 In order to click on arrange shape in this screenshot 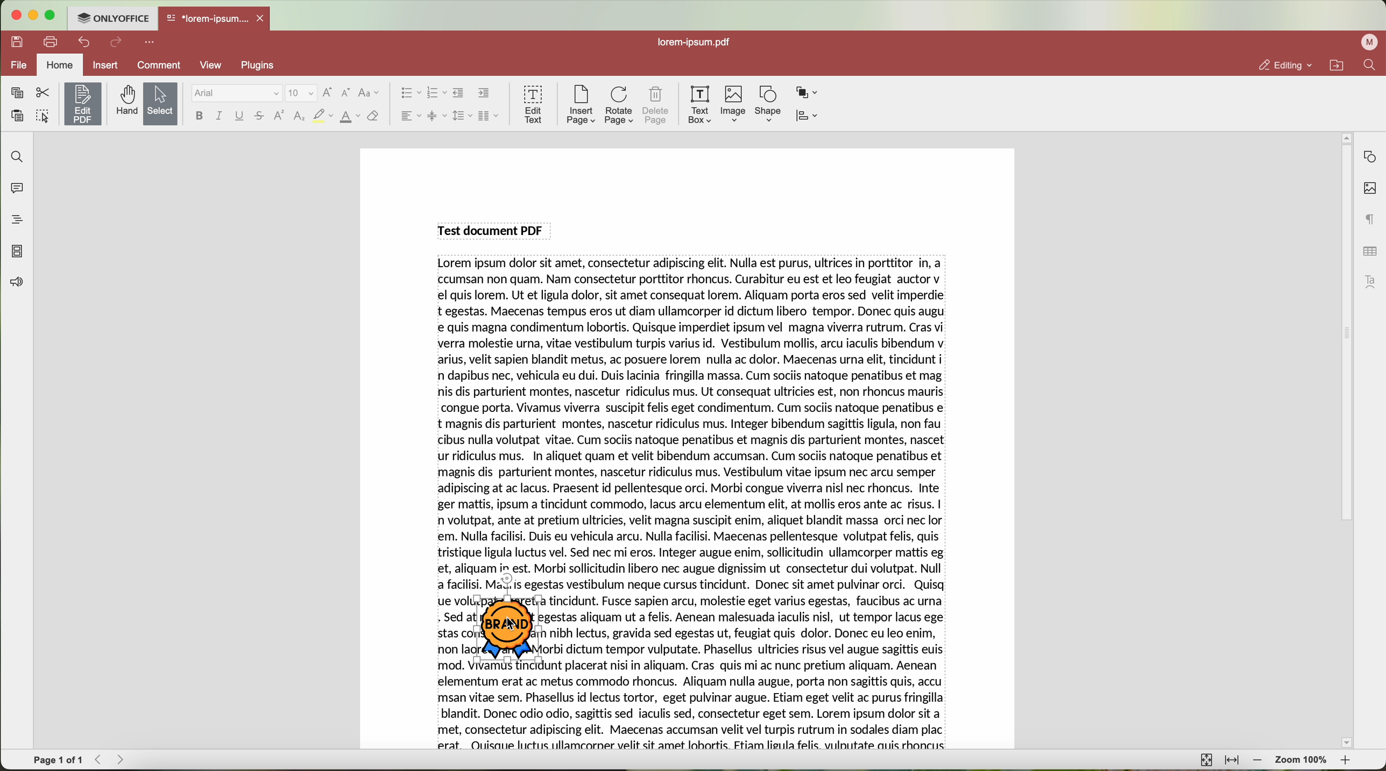, I will do `click(807, 93)`.